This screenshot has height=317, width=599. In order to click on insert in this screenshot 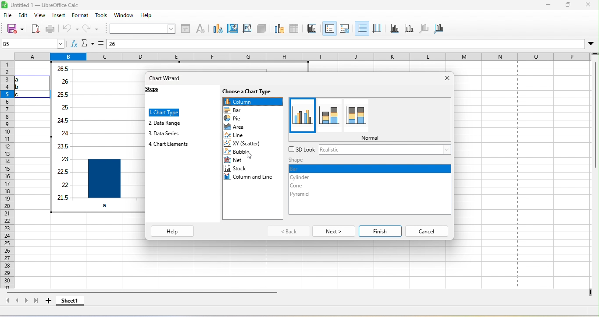, I will do `click(59, 16)`.